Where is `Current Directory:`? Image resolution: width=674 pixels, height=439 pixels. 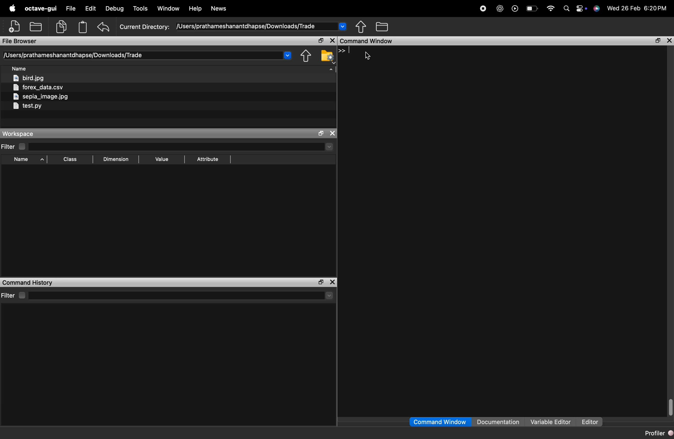
Current Directory: is located at coordinates (144, 27).